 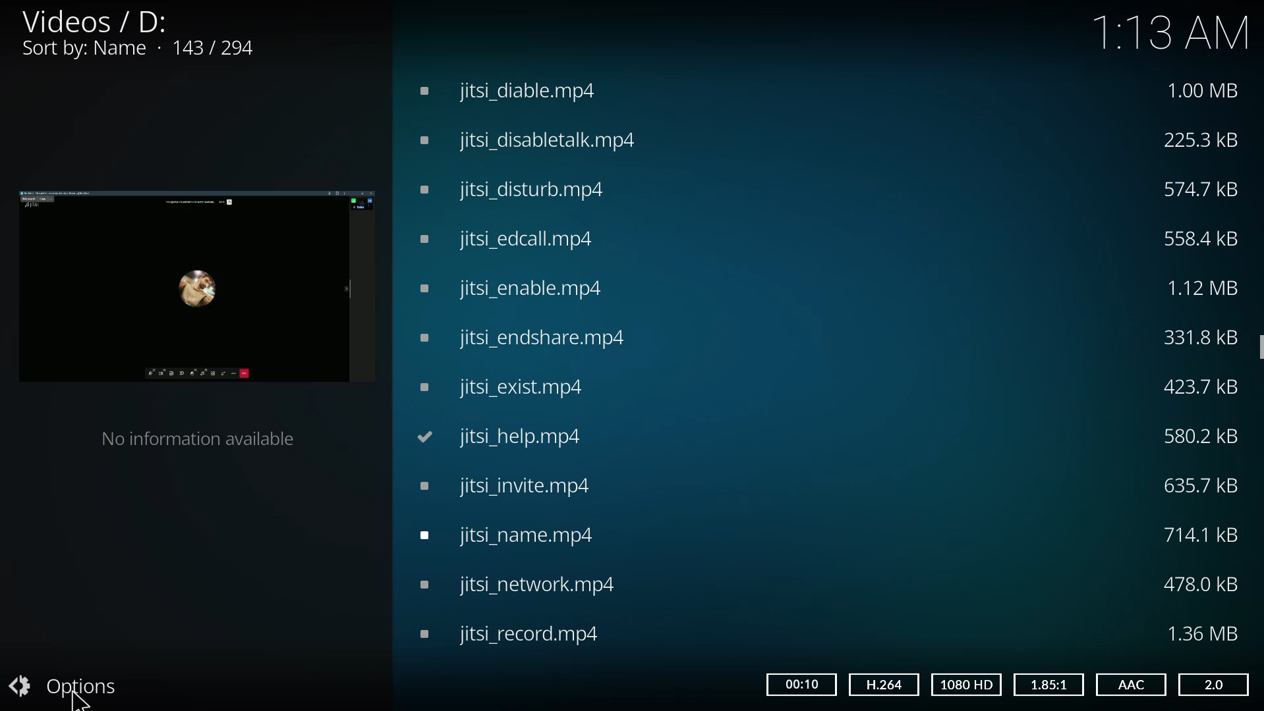 What do you see at coordinates (196, 288) in the screenshot?
I see `video preview` at bounding box center [196, 288].